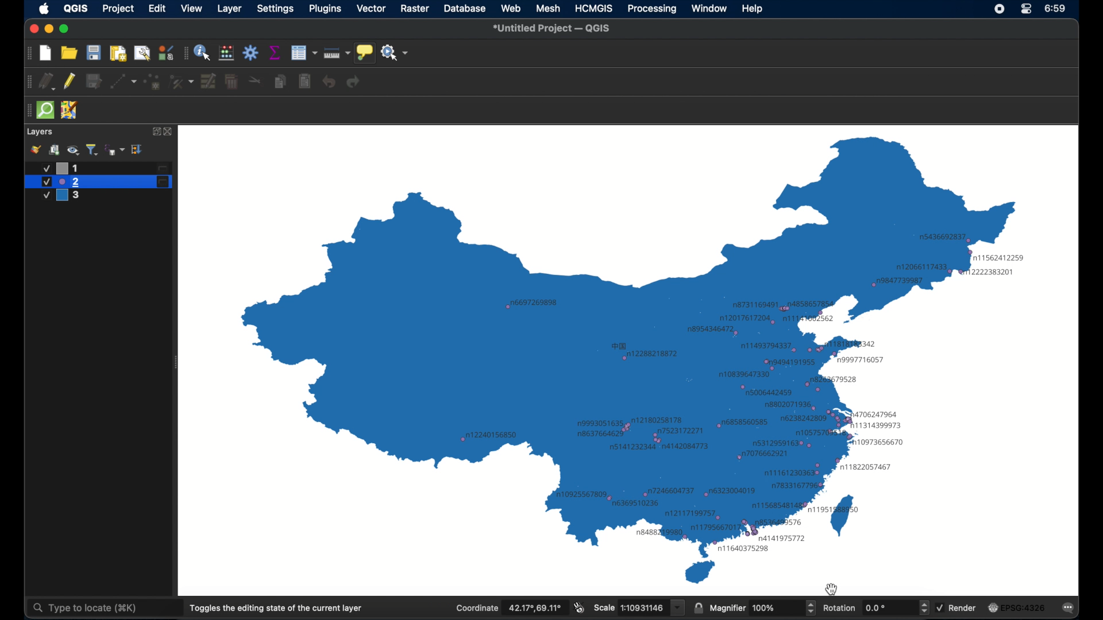  What do you see at coordinates (326, 9) in the screenshot?
I see `plugins` at bounding box center [326, 9].